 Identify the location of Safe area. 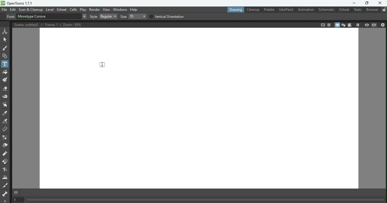
(323, 24).